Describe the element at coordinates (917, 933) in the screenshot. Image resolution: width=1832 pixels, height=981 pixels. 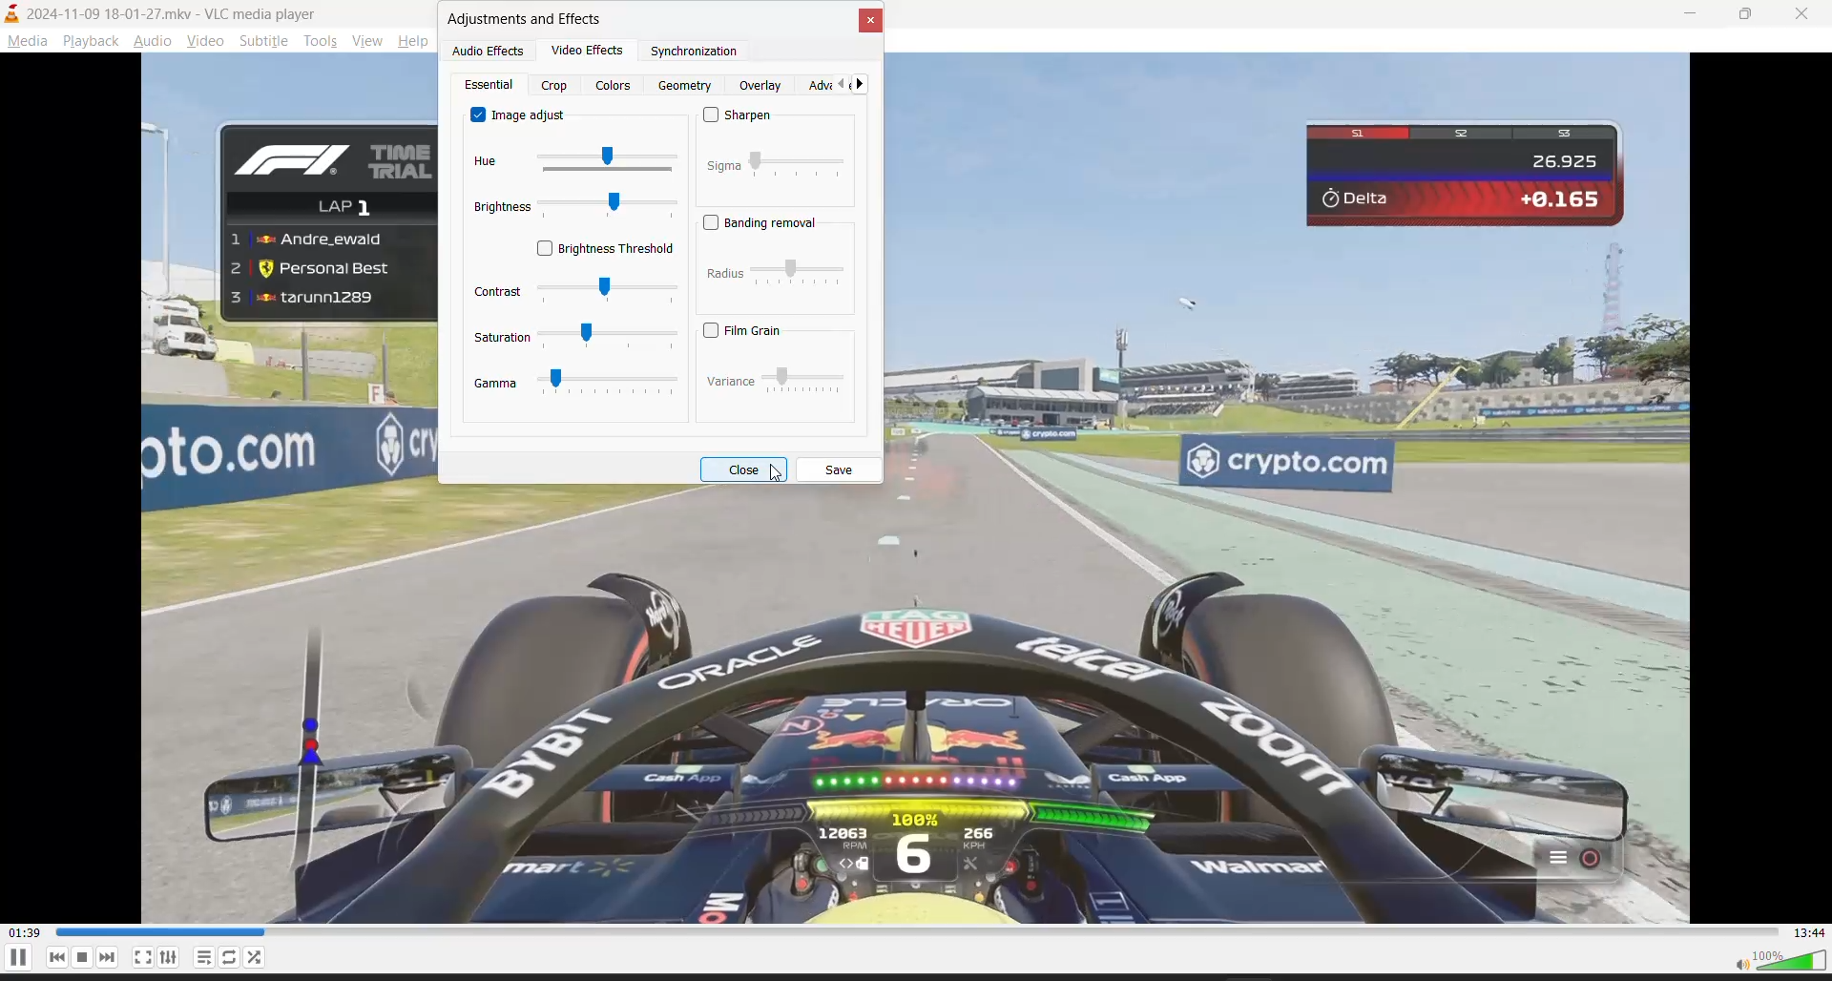
I see `track slider` at that location.